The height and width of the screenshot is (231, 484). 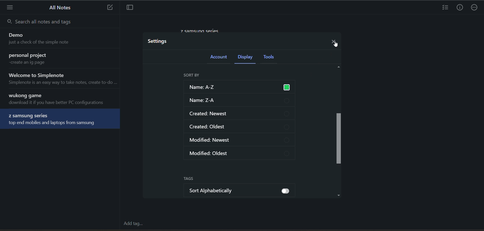 What do you see at coordinates (460, 8) in the screenshot?
I see `info` at bounding box center [460, 8].